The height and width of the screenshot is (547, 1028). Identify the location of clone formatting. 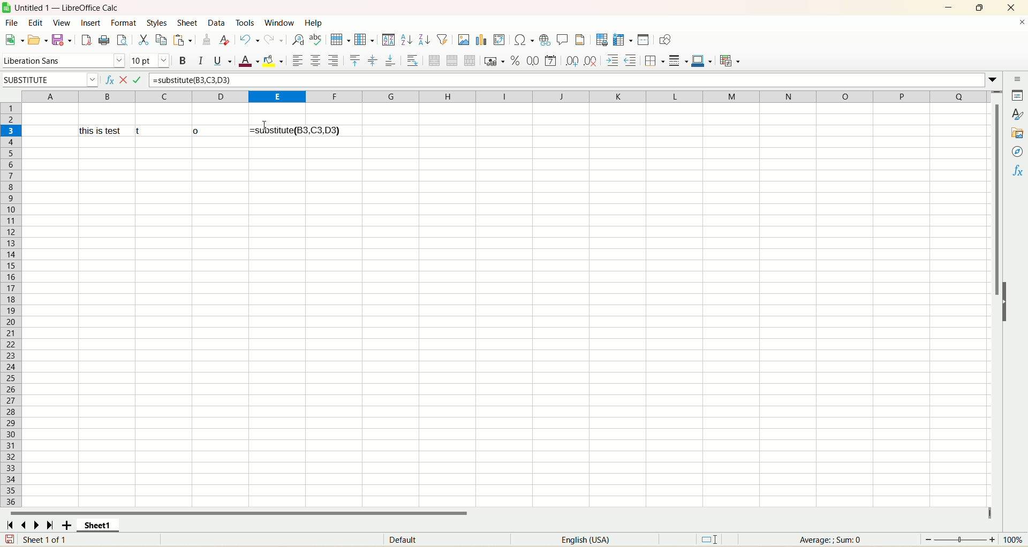
(205, 39).